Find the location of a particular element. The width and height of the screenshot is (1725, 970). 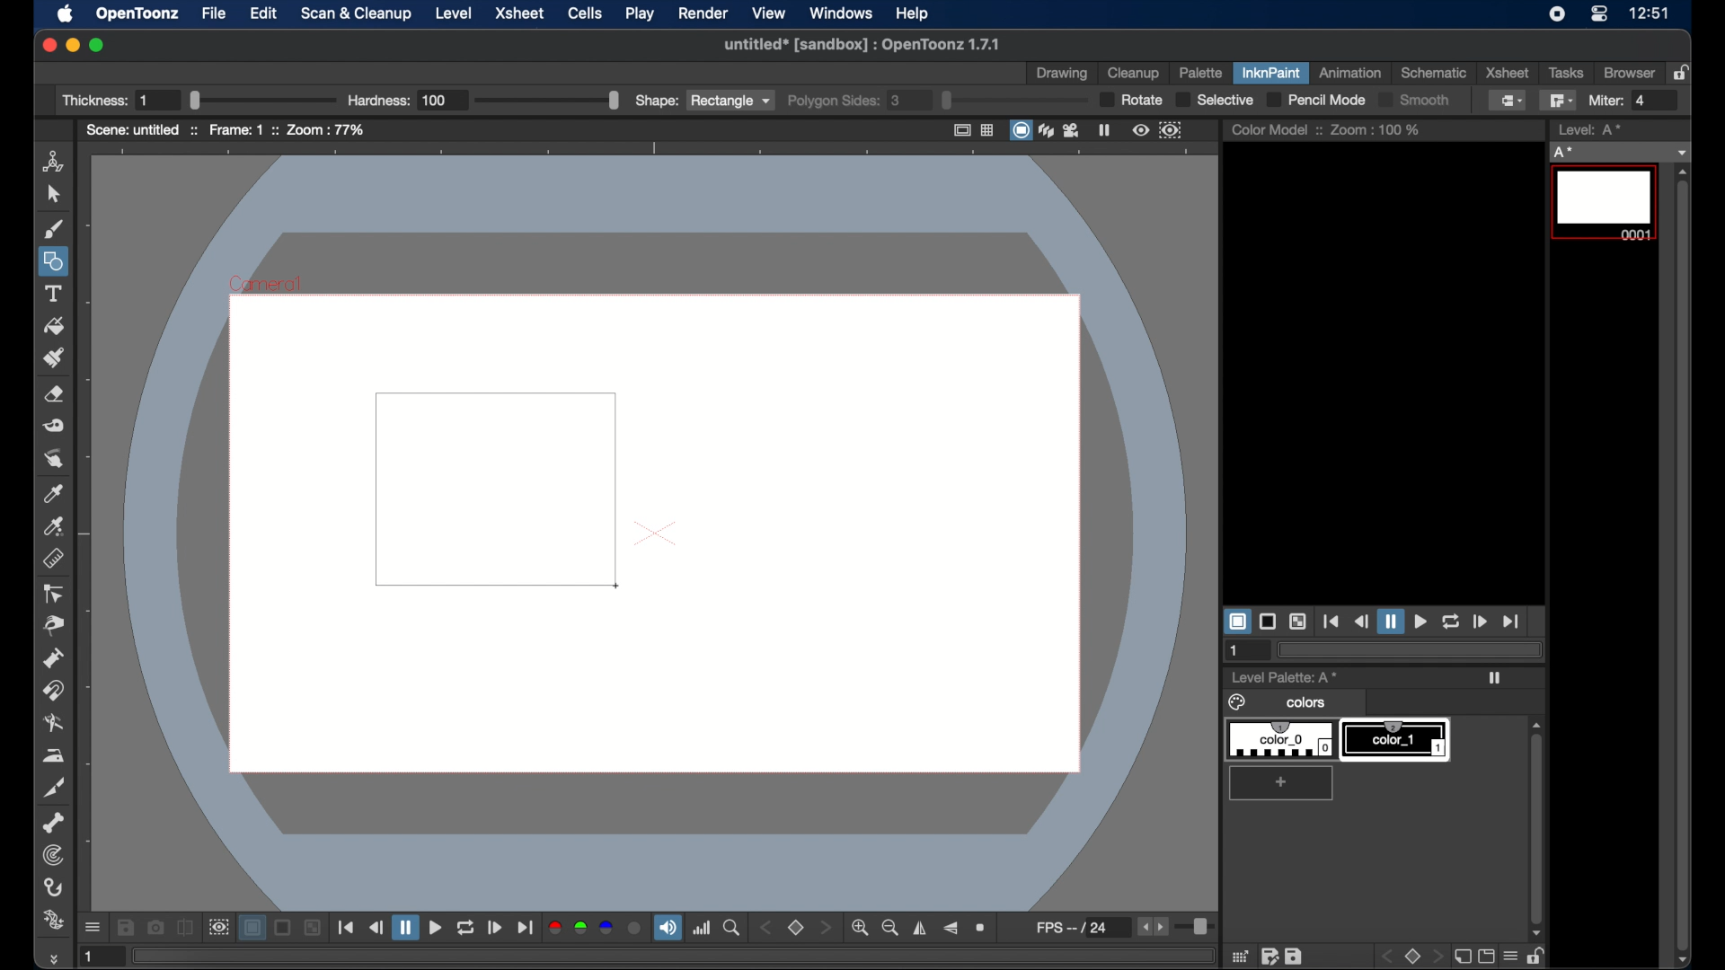

opentoonz is located at coordinates (138, 14).